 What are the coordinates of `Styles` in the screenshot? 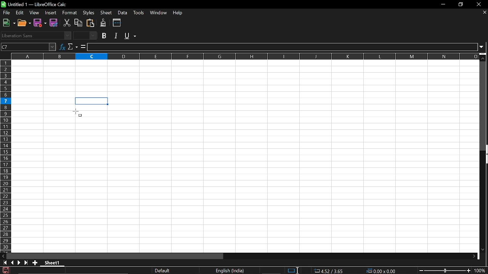 It's located at (90, 12).